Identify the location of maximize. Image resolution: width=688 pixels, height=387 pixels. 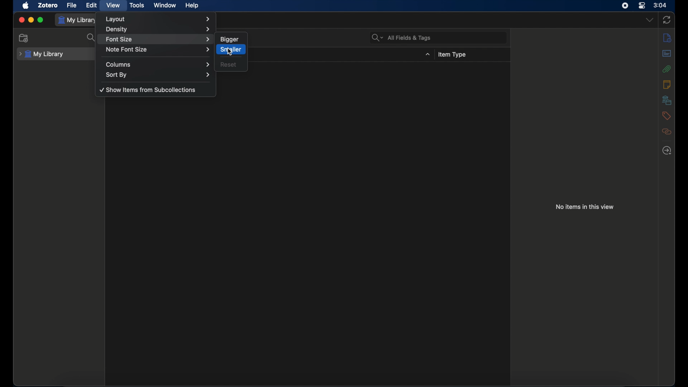
(41, 20).